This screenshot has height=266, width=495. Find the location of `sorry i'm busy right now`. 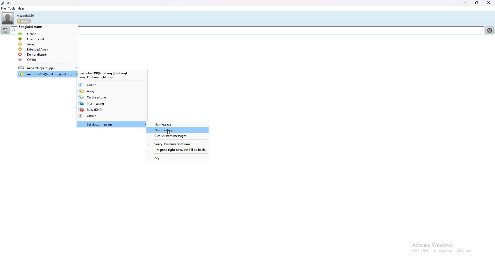

sorry i'm busy right now is located at coordinates (178, 144).